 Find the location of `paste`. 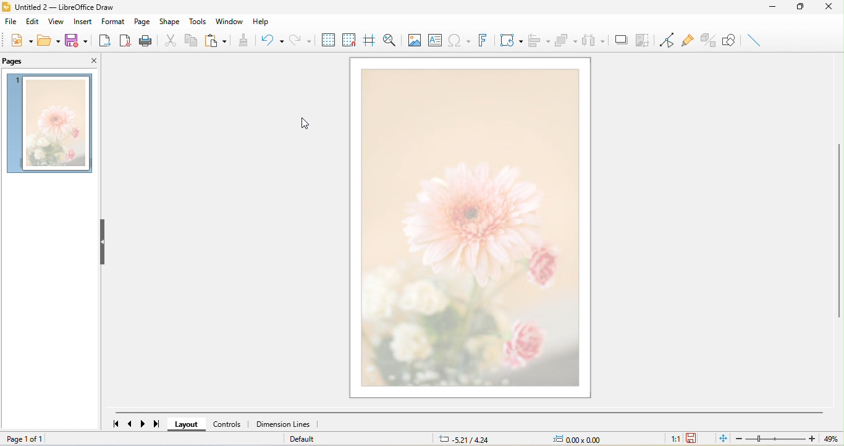

paste is located at coordinates (216, 40).